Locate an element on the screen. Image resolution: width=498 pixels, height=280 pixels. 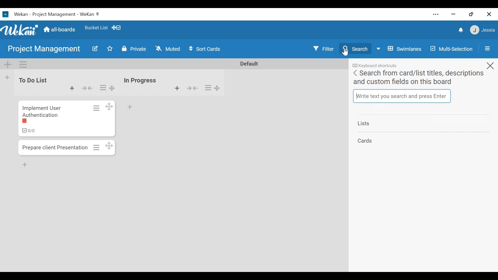
text cursor is located at coordinates (355, 95).